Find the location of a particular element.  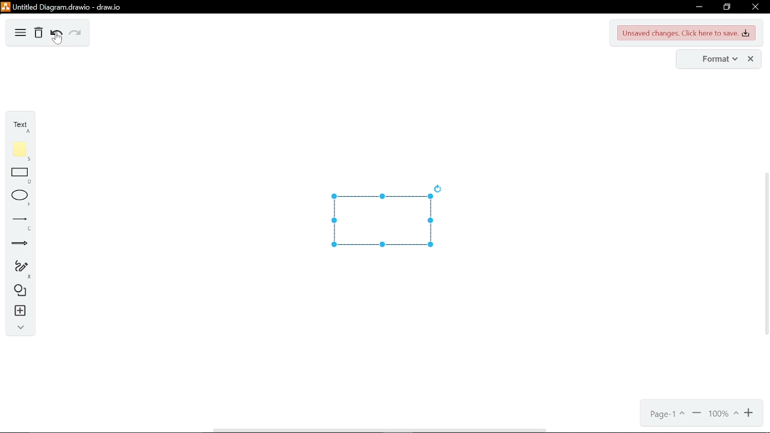

undo is located at coordinates (57, 33).